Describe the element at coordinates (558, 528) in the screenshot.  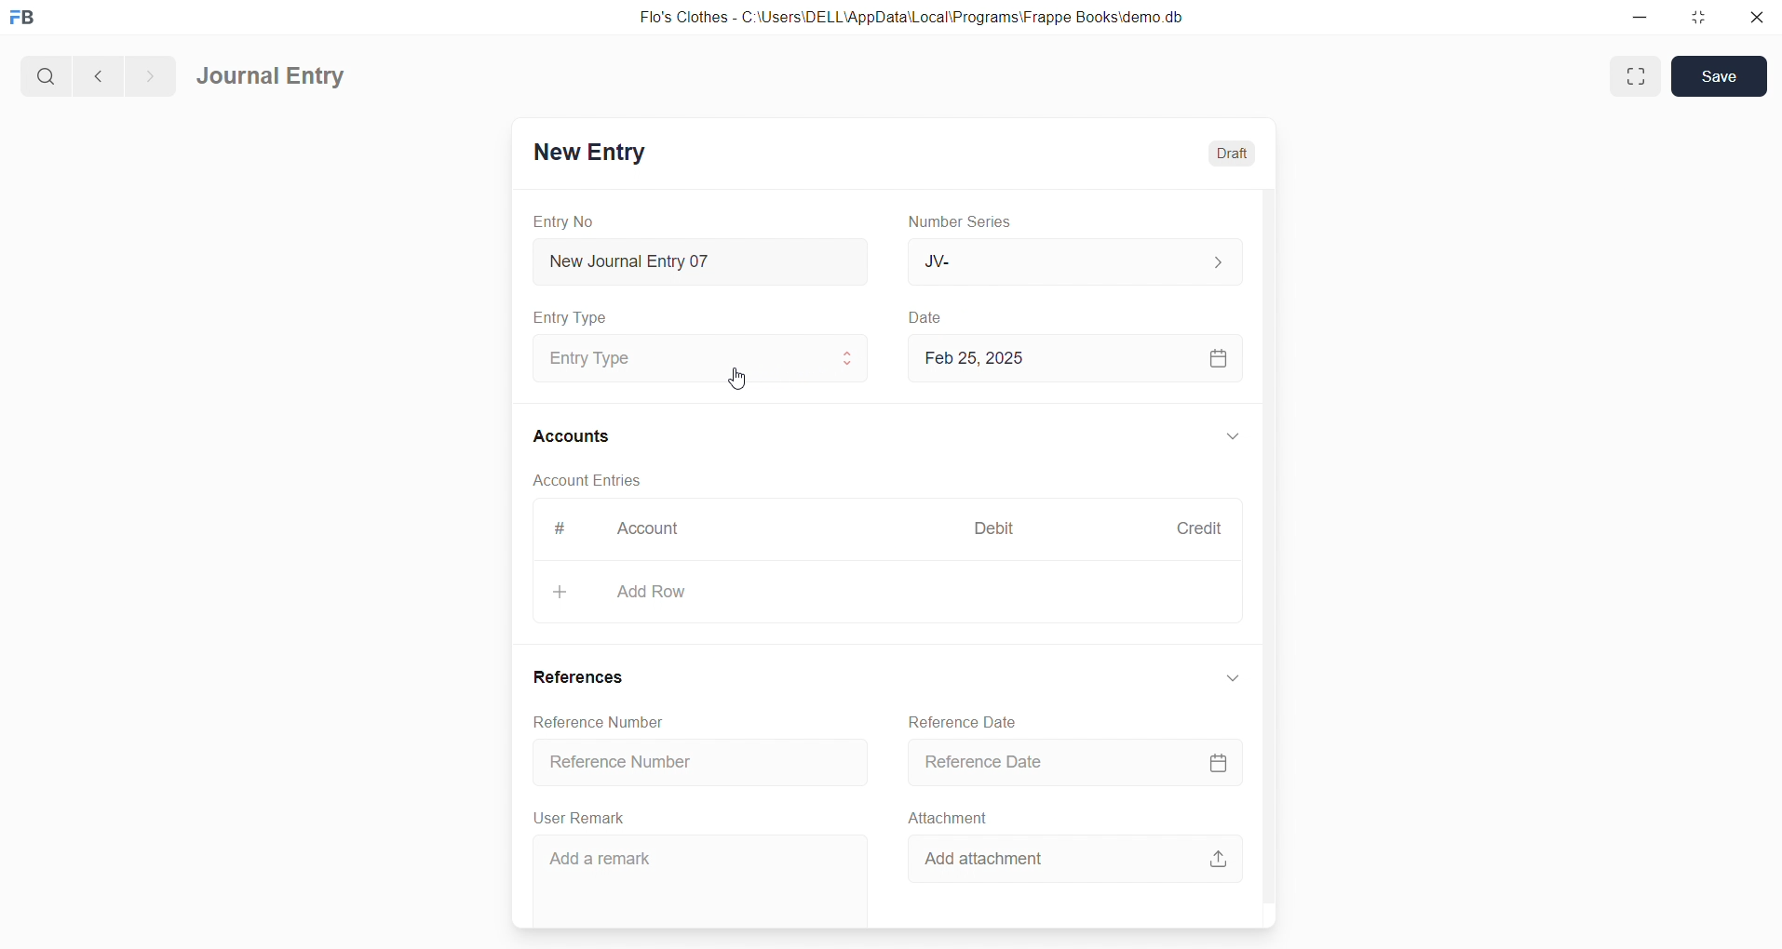
I see `#` at that location.